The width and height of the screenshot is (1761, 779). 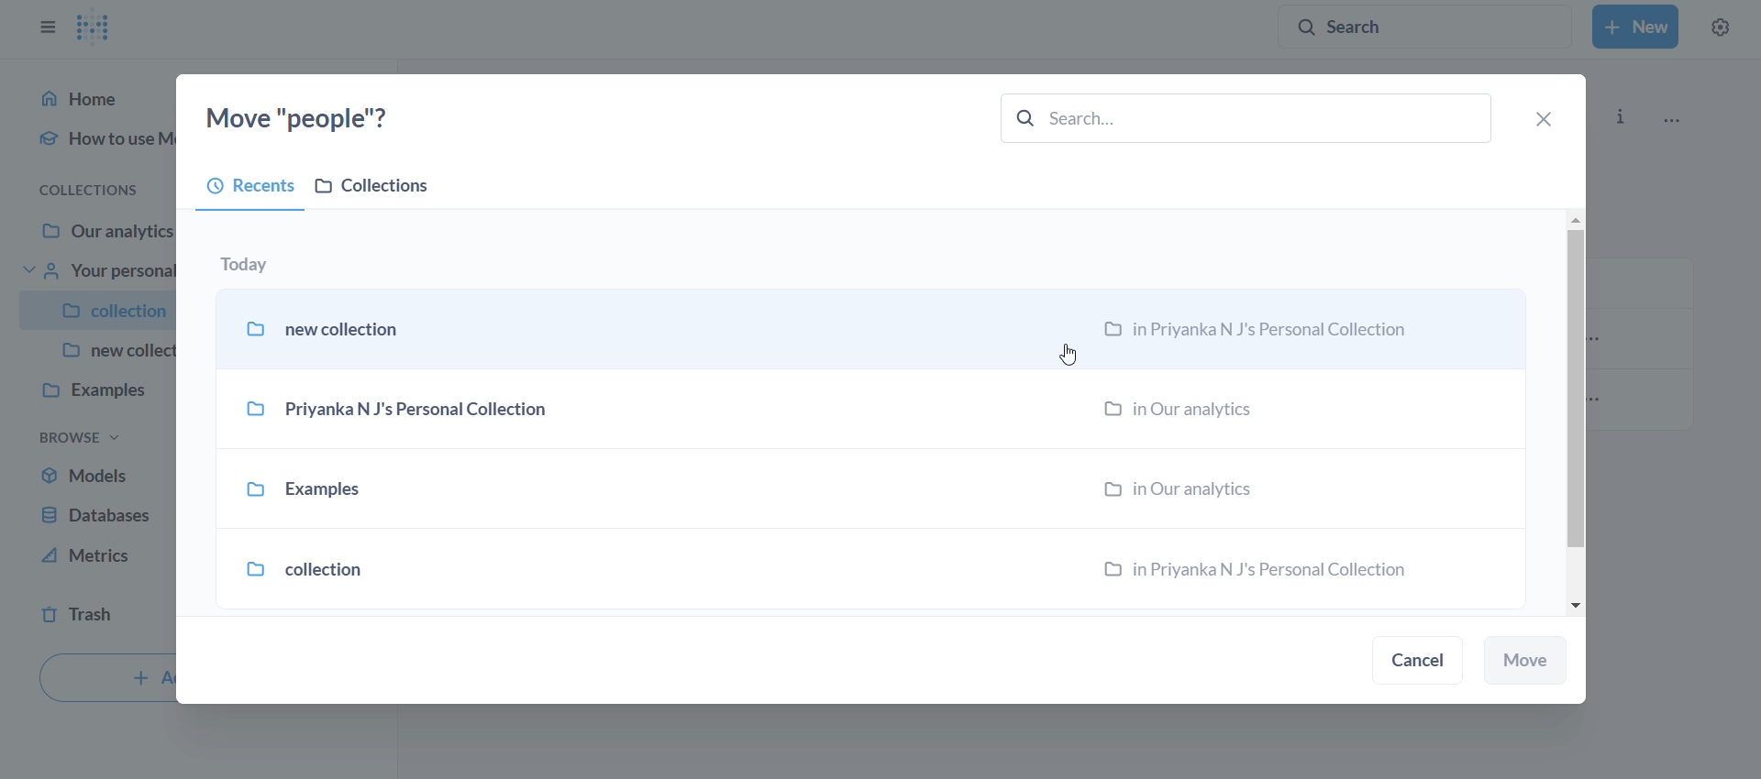 What do you see at coordinates (1548, 118) in the screenshot?
I see `close` at bounding box center [1548, 118].